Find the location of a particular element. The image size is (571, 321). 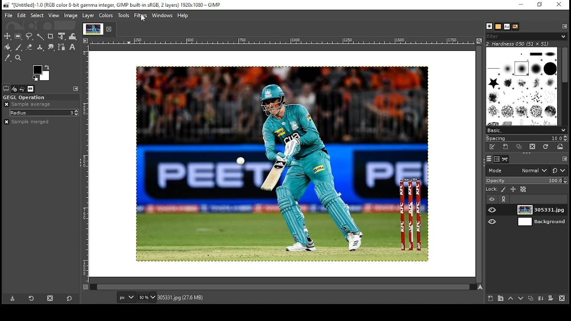

view is located at coordinates (54, 15).